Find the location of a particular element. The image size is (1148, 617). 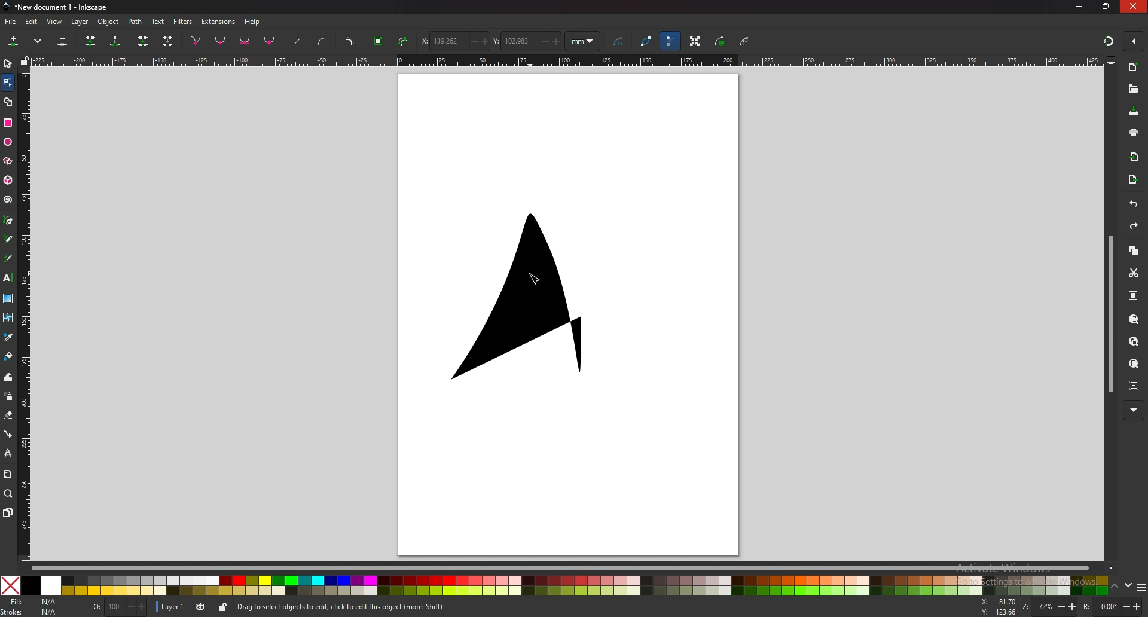

nodes smooth is located at coordinates (221, 40).